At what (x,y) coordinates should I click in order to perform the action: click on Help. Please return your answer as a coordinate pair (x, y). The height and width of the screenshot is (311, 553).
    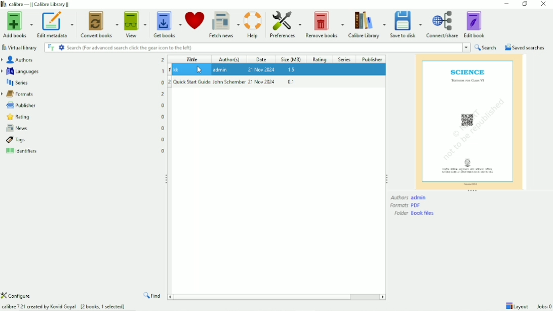
    Looking at the image, I should click on (253, 24).